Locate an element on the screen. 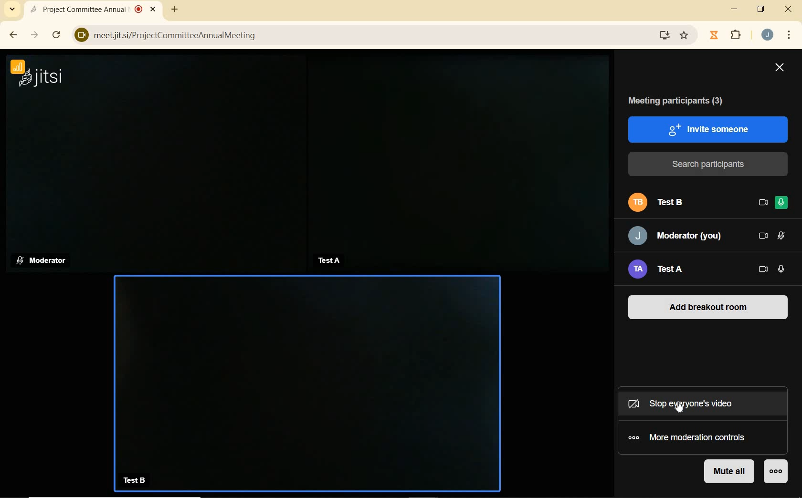 This screenshot has width=802, height=498. MICROPHONE is located at coordinates (782, 236).